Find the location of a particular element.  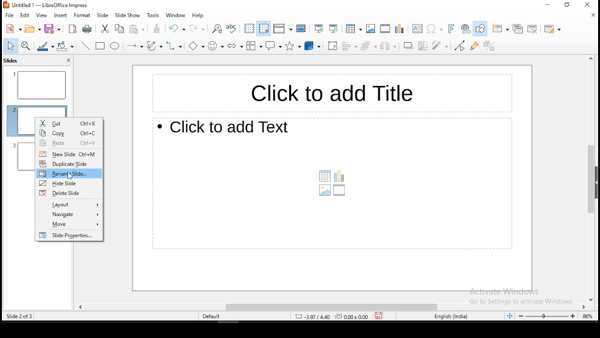

save is located at coordinates (52, 28).